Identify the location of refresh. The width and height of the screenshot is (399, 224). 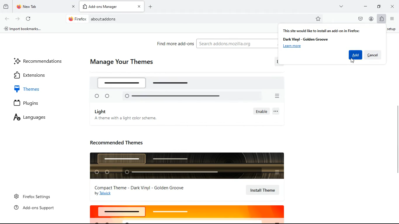
(29, 19).